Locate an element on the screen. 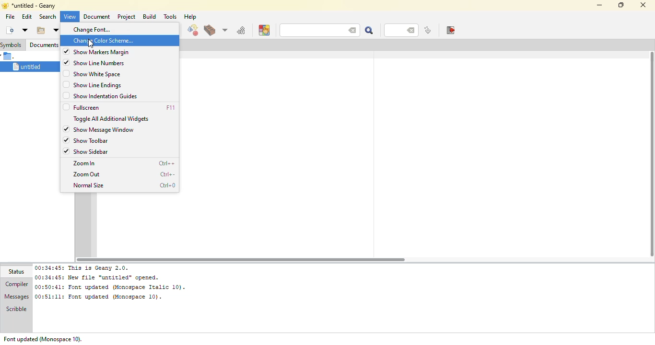 The image size is (655, 345). choose more is located at coordinates (224, 30).